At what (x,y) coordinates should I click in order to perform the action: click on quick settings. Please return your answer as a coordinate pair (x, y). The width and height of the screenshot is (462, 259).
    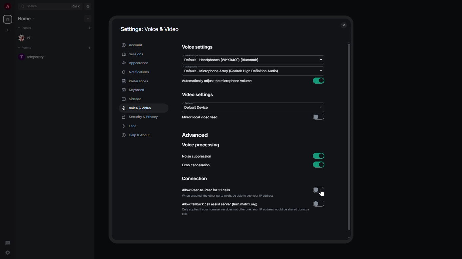
    Looking at the image, I should click on (7, 253).